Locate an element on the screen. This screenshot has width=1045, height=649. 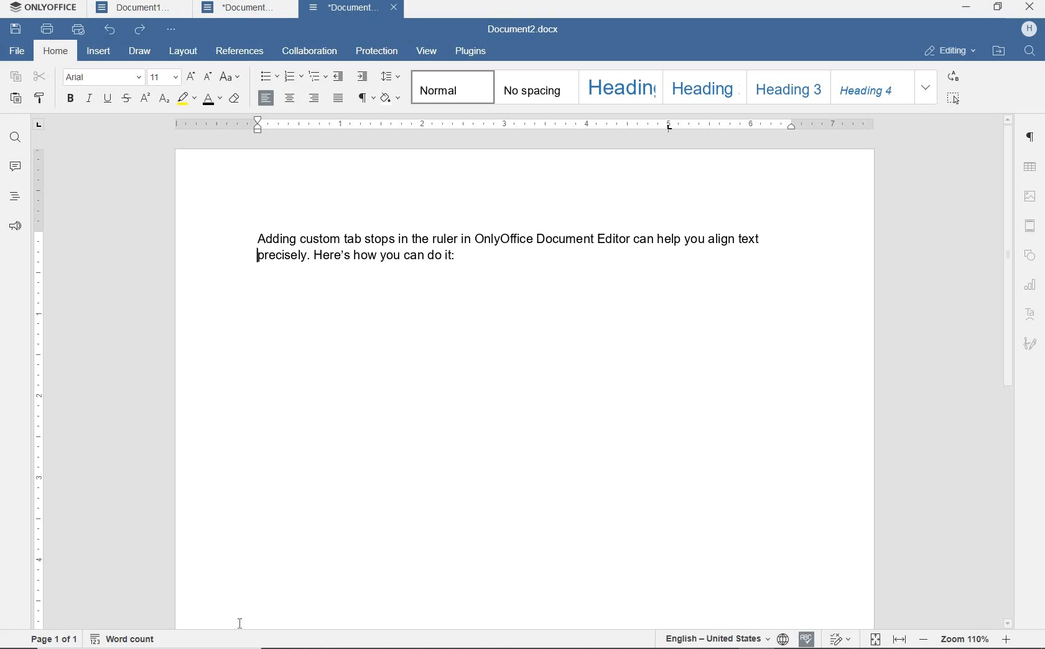
copy is located at coordinates (16, 76).